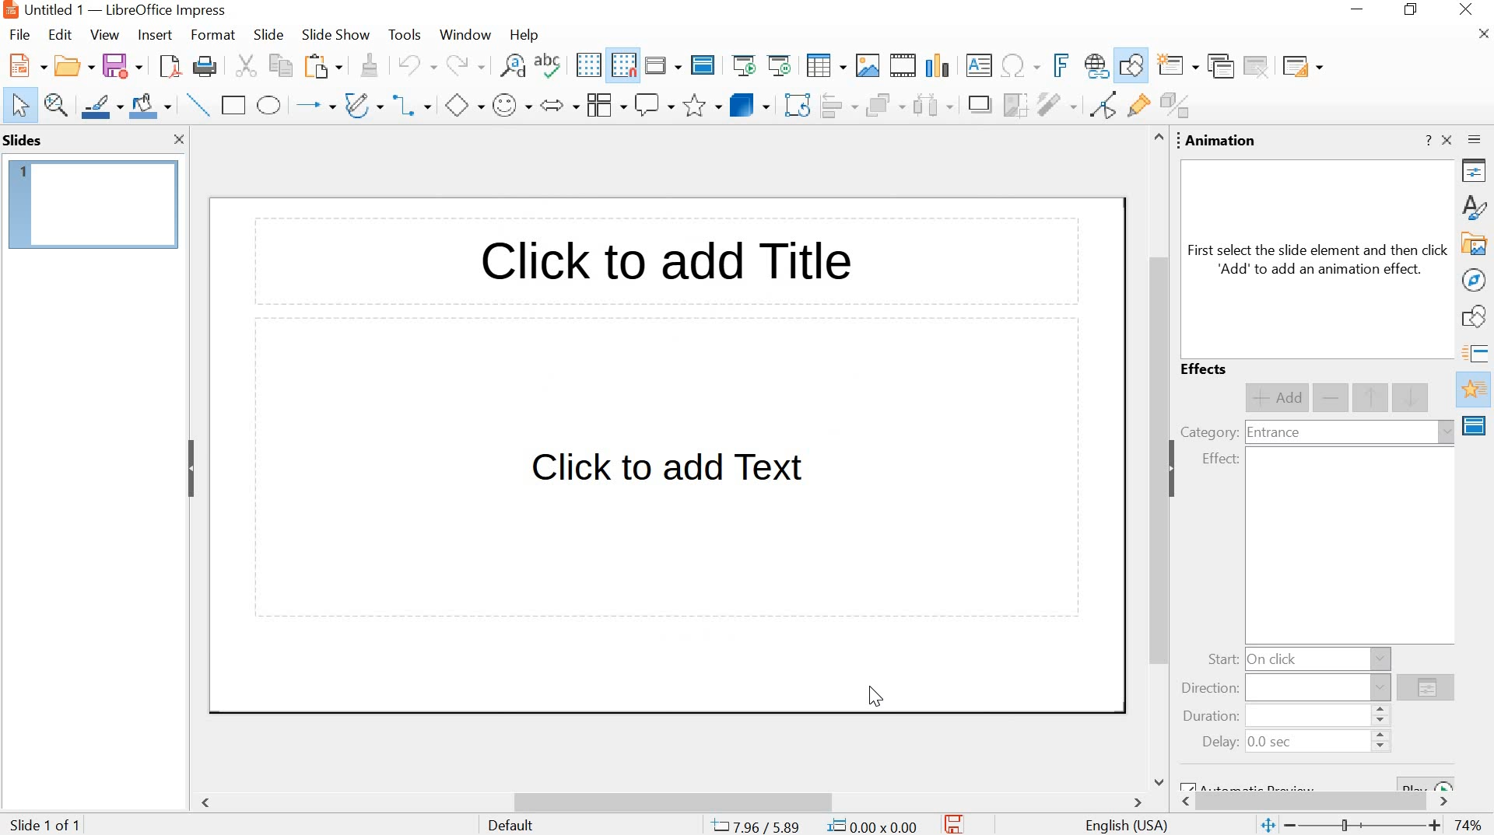 The image size is (1494, 835). Describe the element at coordinates (1219, 67) in the screenshot. I see `duplicate slide` at that location.